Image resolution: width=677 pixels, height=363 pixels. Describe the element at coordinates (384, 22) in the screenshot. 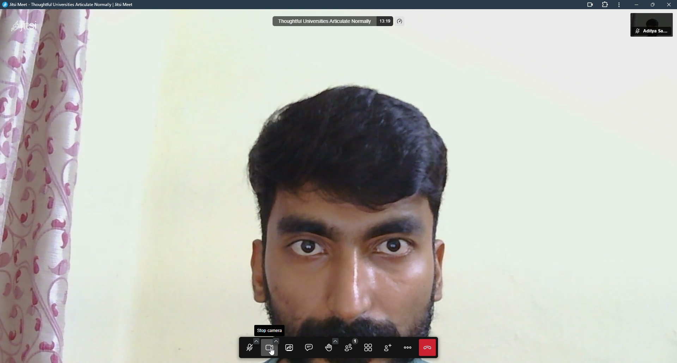

I see `13:17` at that location.